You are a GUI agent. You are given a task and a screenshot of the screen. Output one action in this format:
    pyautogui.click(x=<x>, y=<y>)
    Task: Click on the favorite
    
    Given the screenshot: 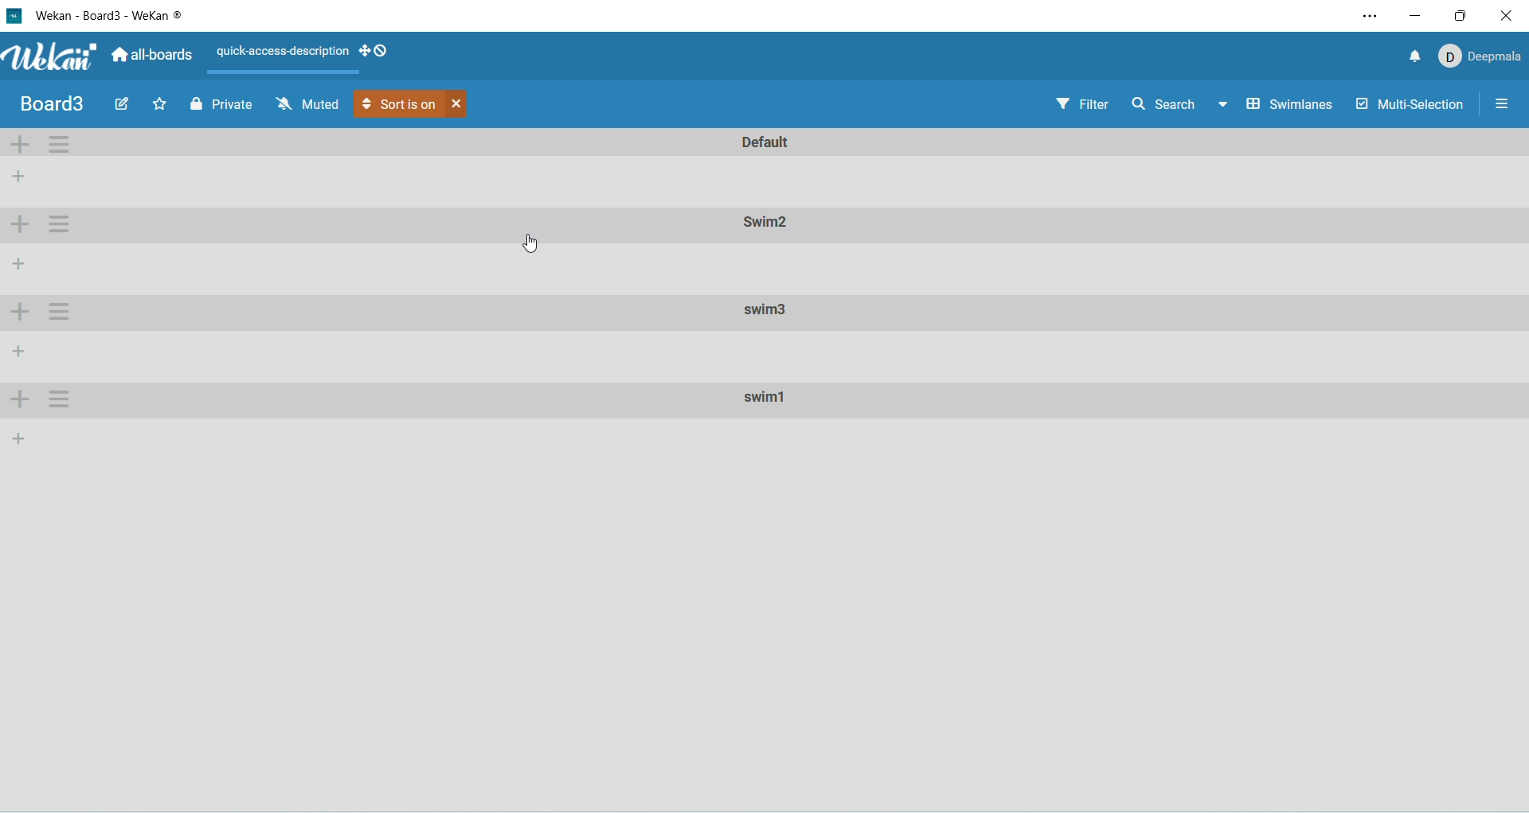 What is the action you would take?
    pyautogui.click(x=161, y=103)
    